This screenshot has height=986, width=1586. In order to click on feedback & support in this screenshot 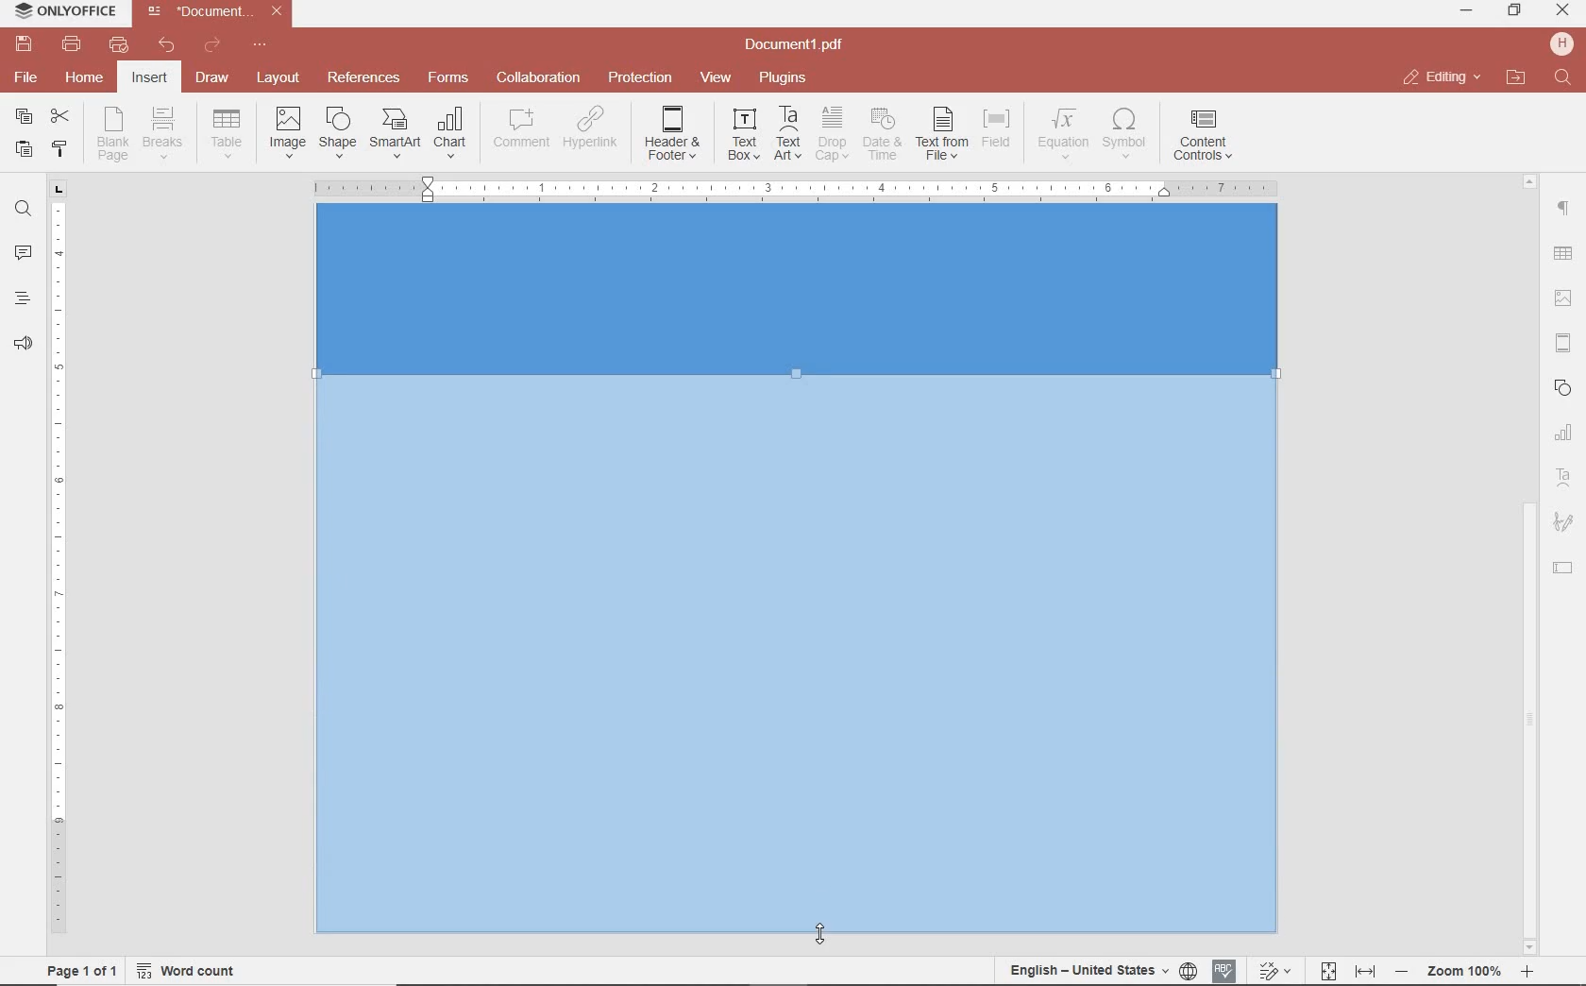, I will do `click(24, 345)`.